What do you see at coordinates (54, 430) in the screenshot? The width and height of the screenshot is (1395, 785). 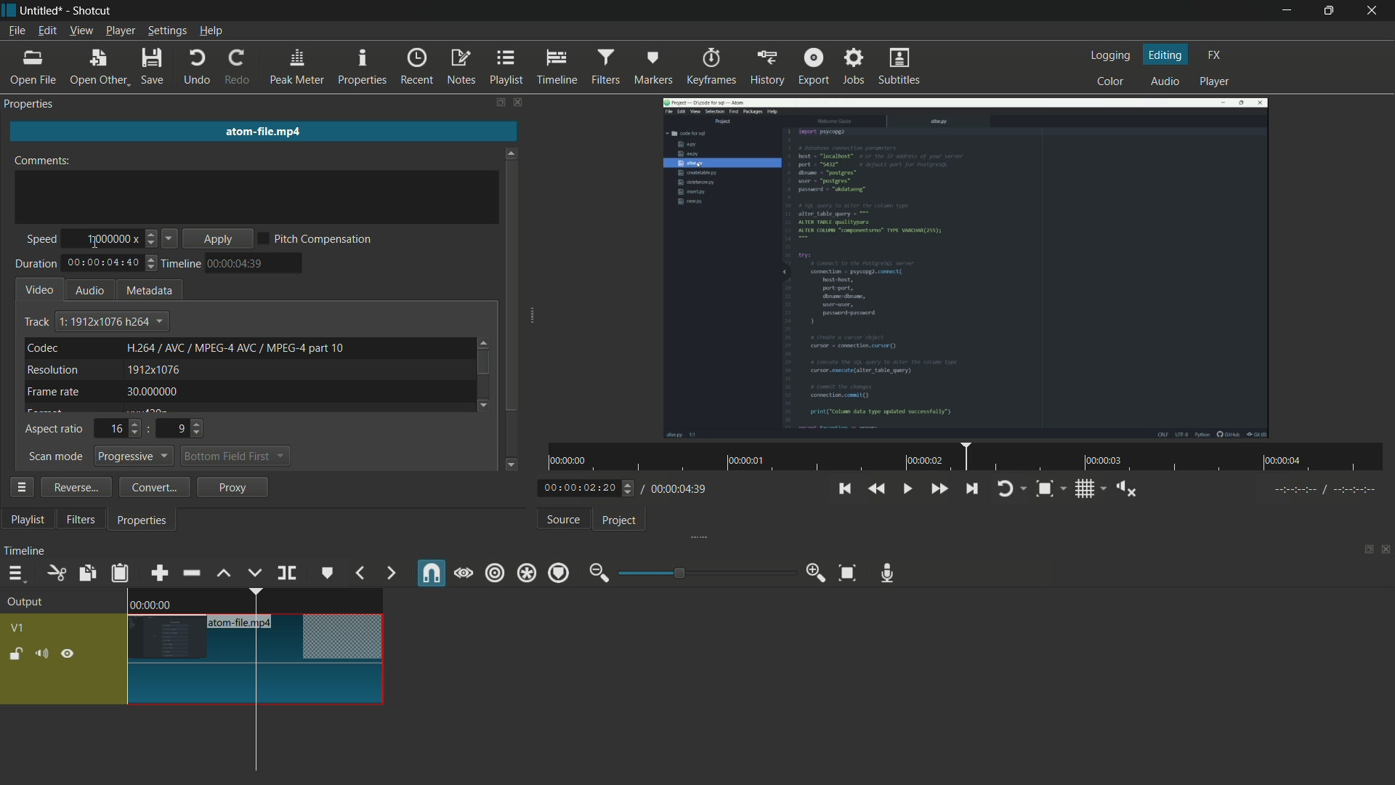 I see `aspect ratio` at bounding box center [54, 430].